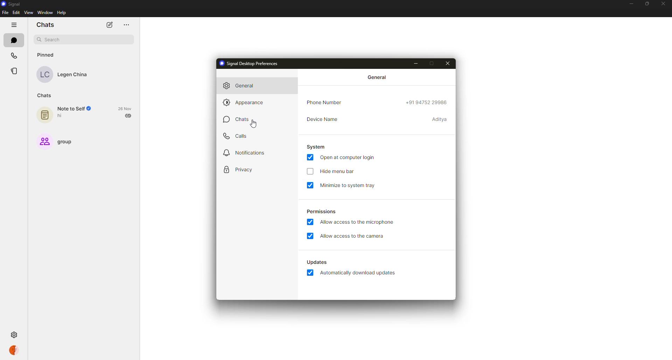 This screenshot has width=672, height=360. Describe the element at coordinates (664, 3) in the screenshot. I see `close` at that location.